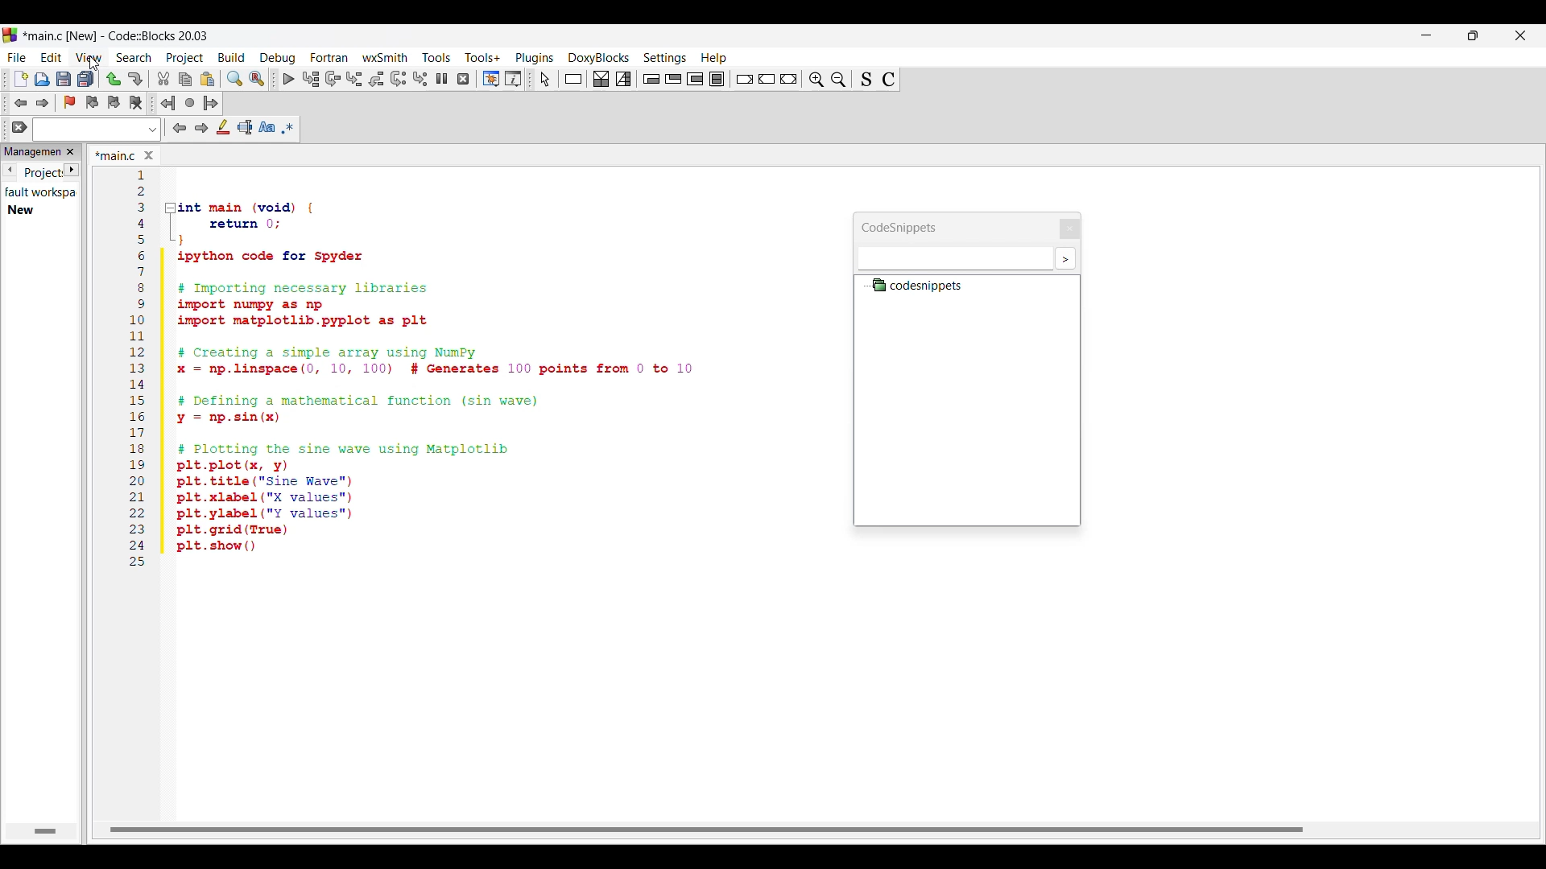 The height and width of the screenshot is (869, 1546). Describe the element at coordinates (1066, 225) in the screenshot. I see `Close` at that location.